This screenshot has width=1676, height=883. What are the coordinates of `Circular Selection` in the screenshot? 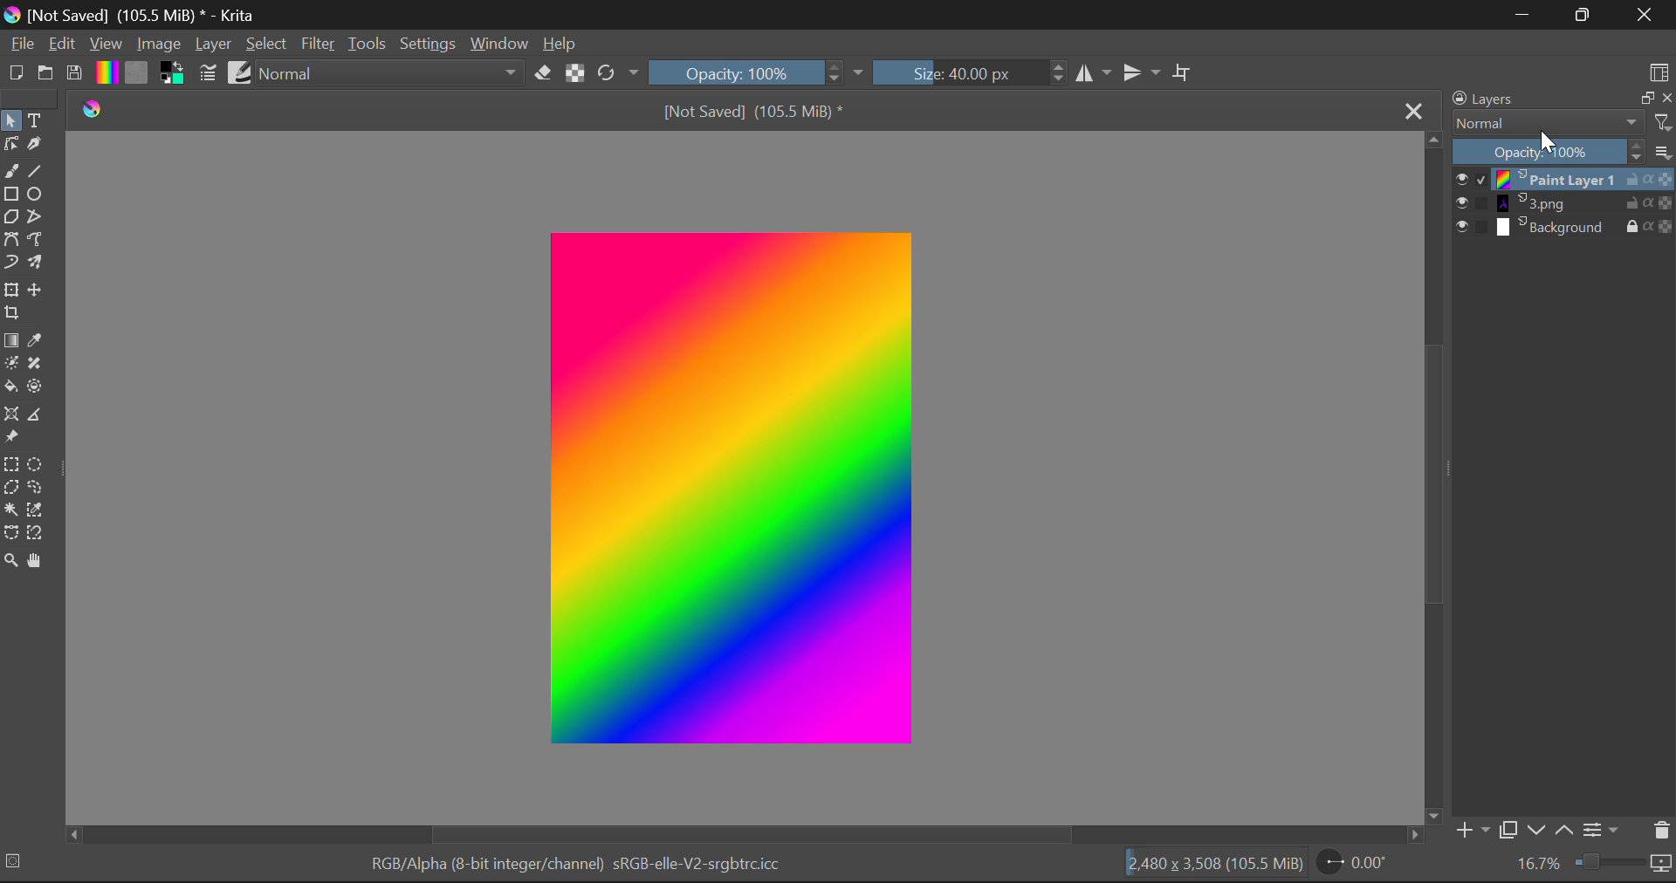 It's located at (38, 463).